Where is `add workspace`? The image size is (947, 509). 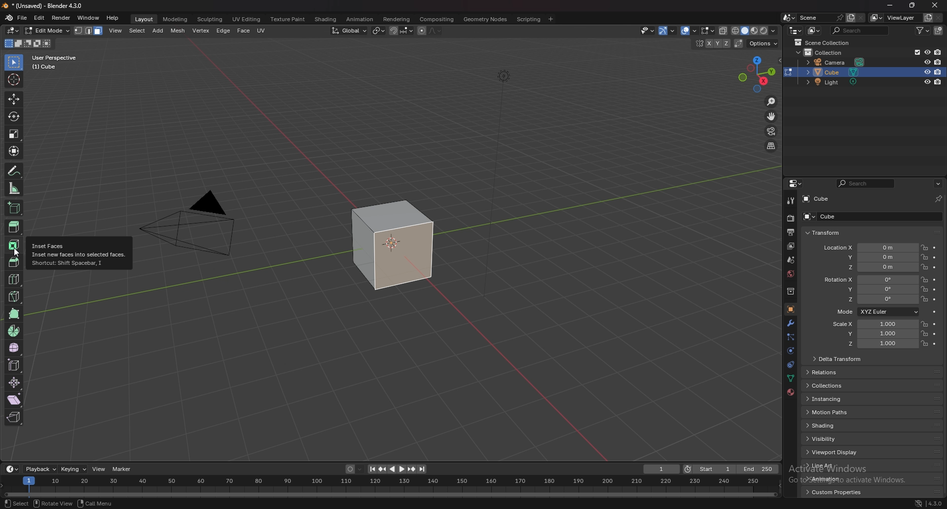
add workspace is located at coordinates (550, 19).